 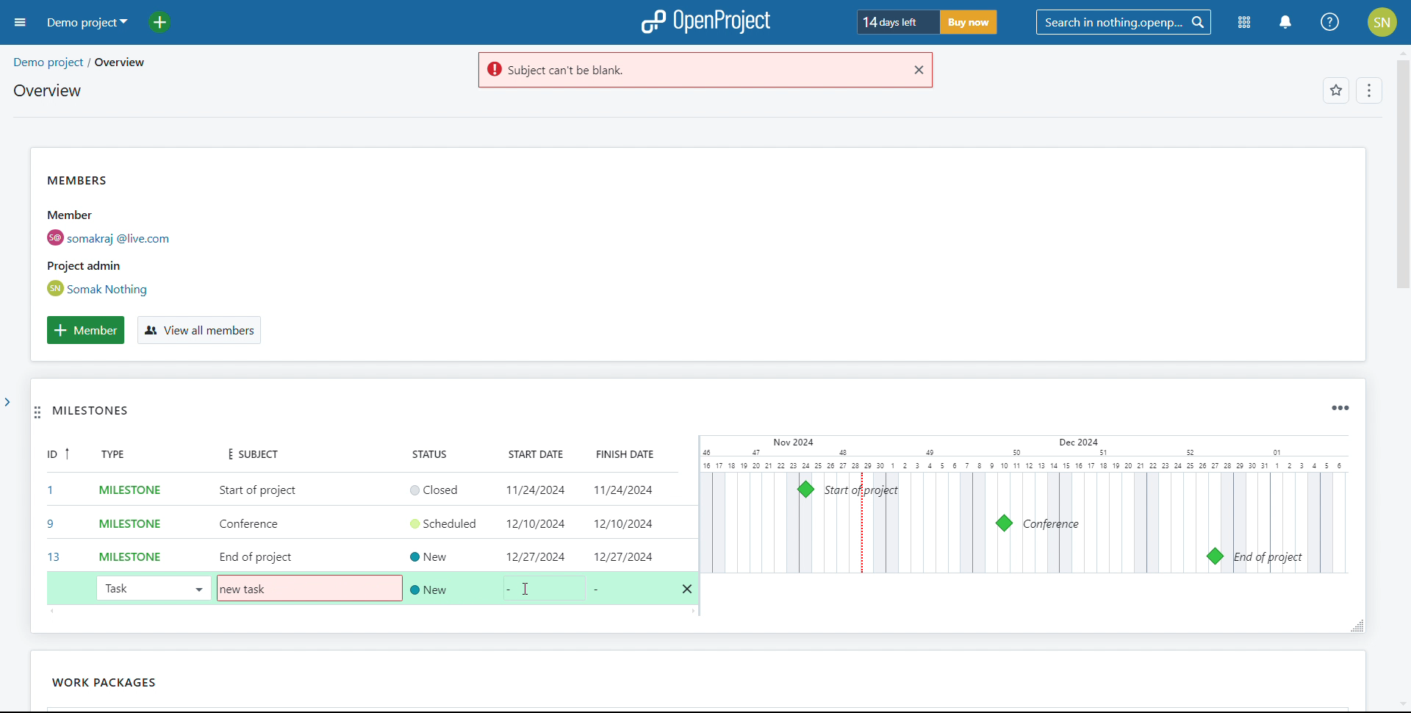 What do you see at coordinates (1123, 23) in the screenshot?
I see `search` at bounding box center [1123, 23].